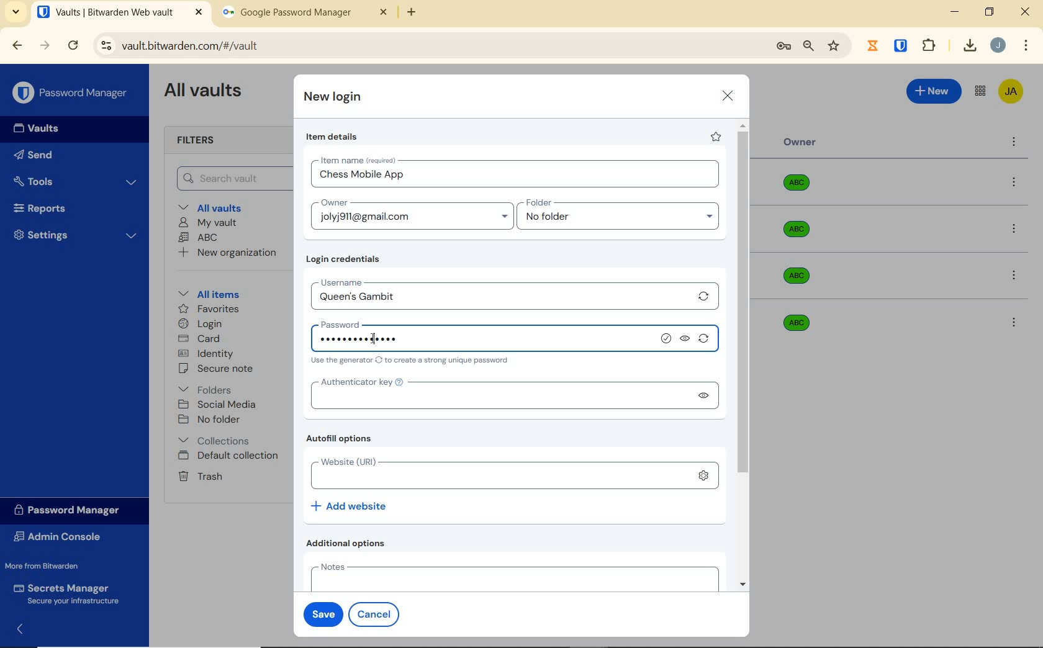  What do you see at coordinates (412, 361) in the screenshot?
I see `Use the generator O to create a strong unique password` at bounding box center [412, 361].